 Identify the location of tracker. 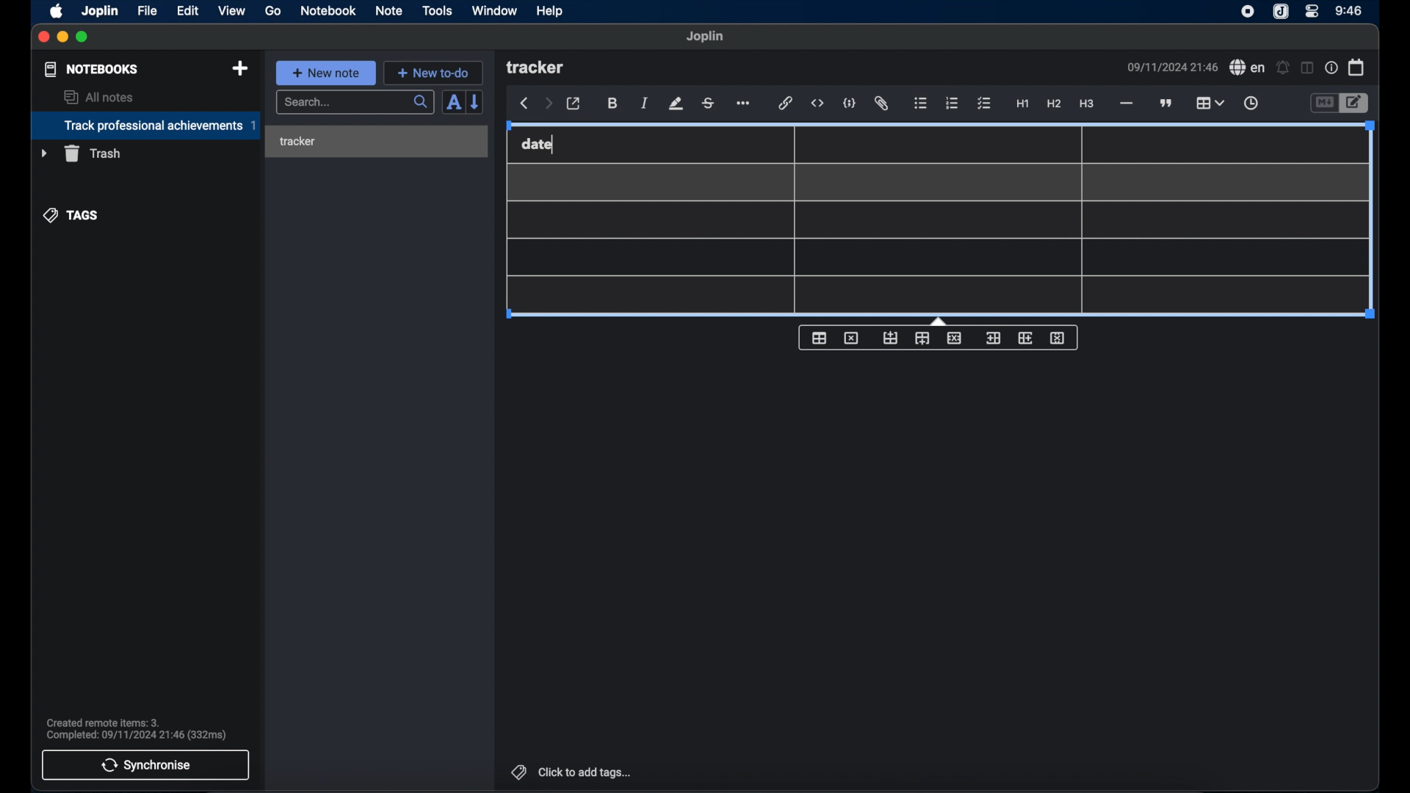
(537, 68).